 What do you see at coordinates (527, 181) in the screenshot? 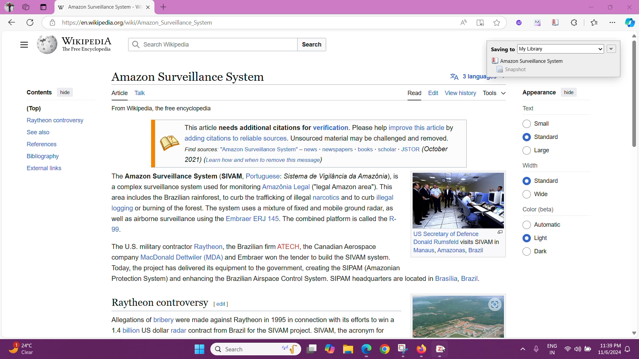
I see `Selected` at bounding box center [527, 181].